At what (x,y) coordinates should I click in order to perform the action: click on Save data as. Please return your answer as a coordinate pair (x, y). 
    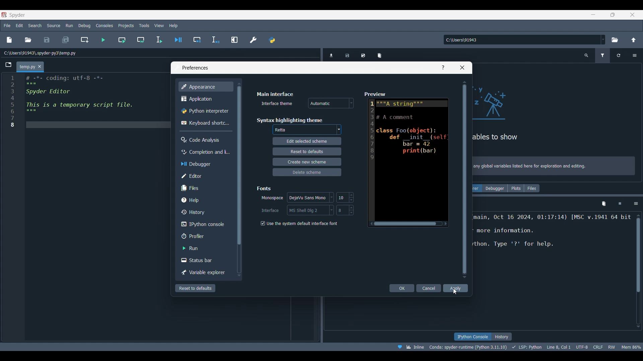
    Looking at the image, I should click on (363, 54).